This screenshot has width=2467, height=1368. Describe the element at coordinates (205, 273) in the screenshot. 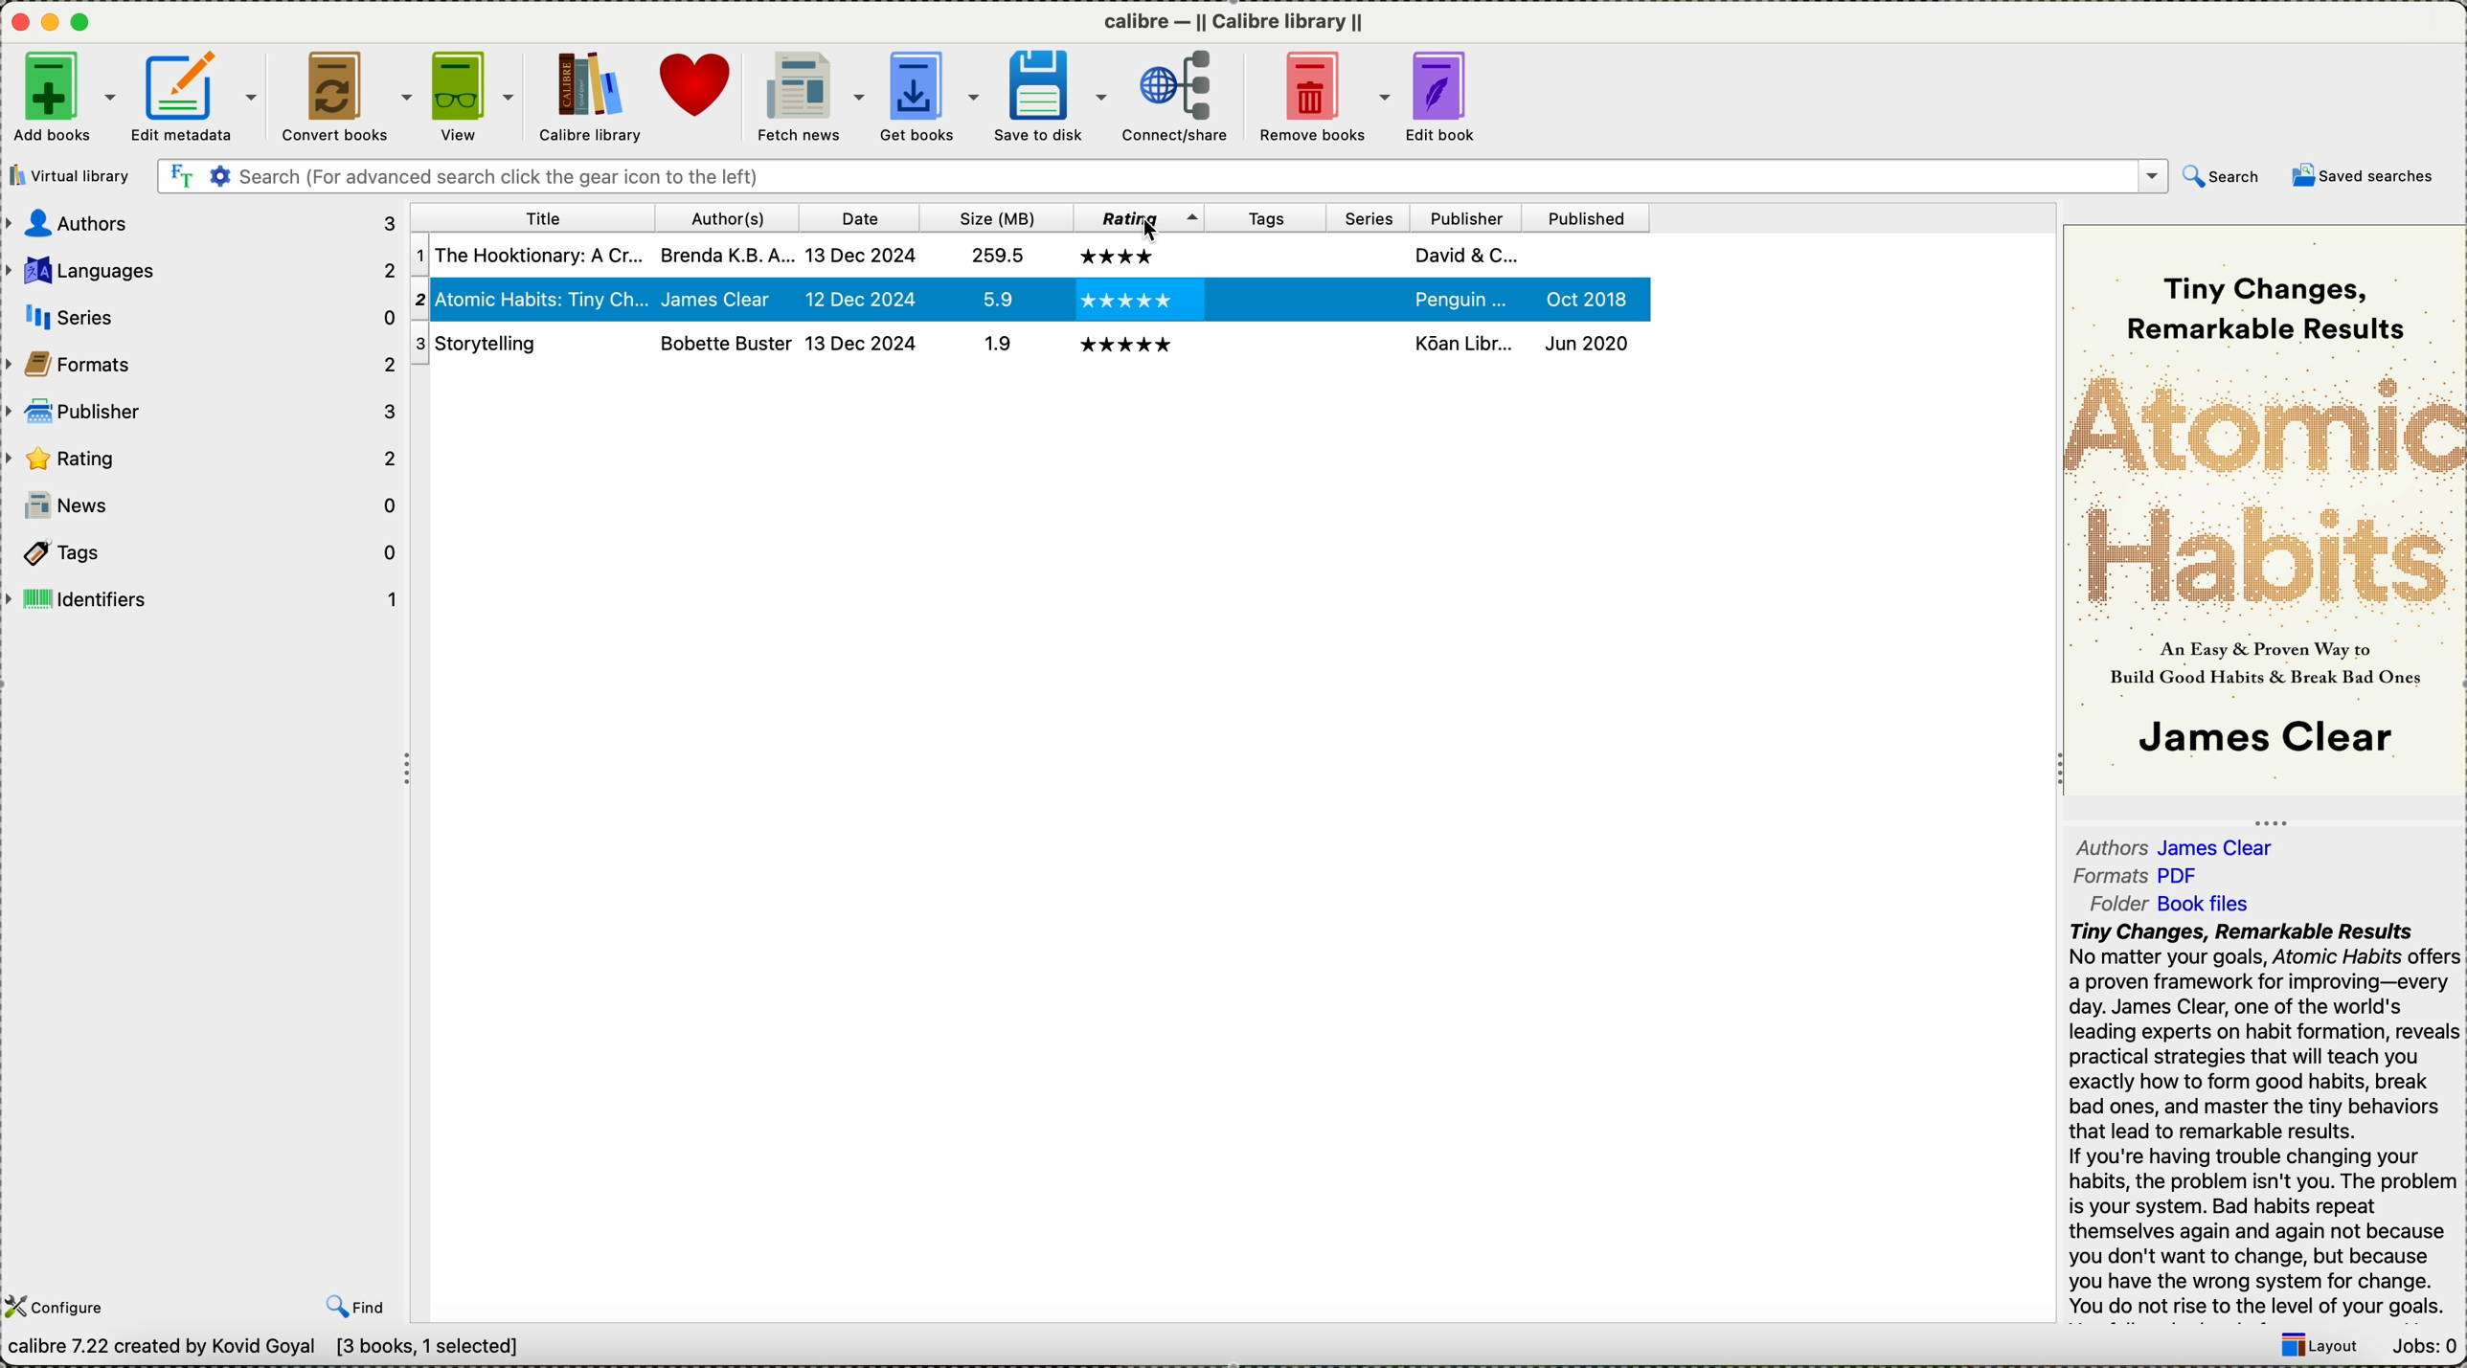

I see `languages` at that location.